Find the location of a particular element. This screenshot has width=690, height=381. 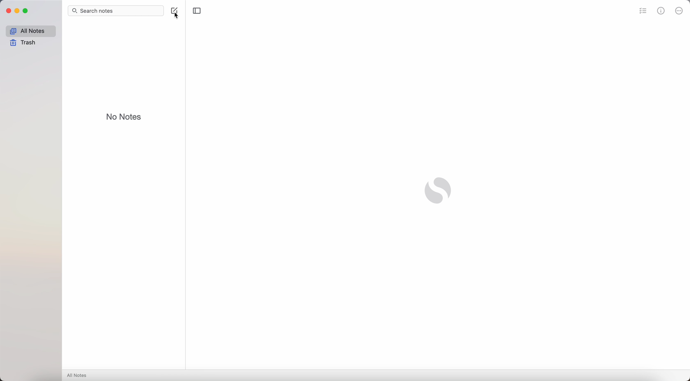

minimize is located at coordinates (18, 11).